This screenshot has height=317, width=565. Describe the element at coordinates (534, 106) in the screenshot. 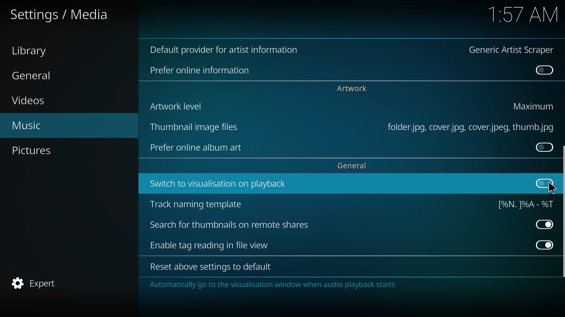

I see `maximum` at that location.